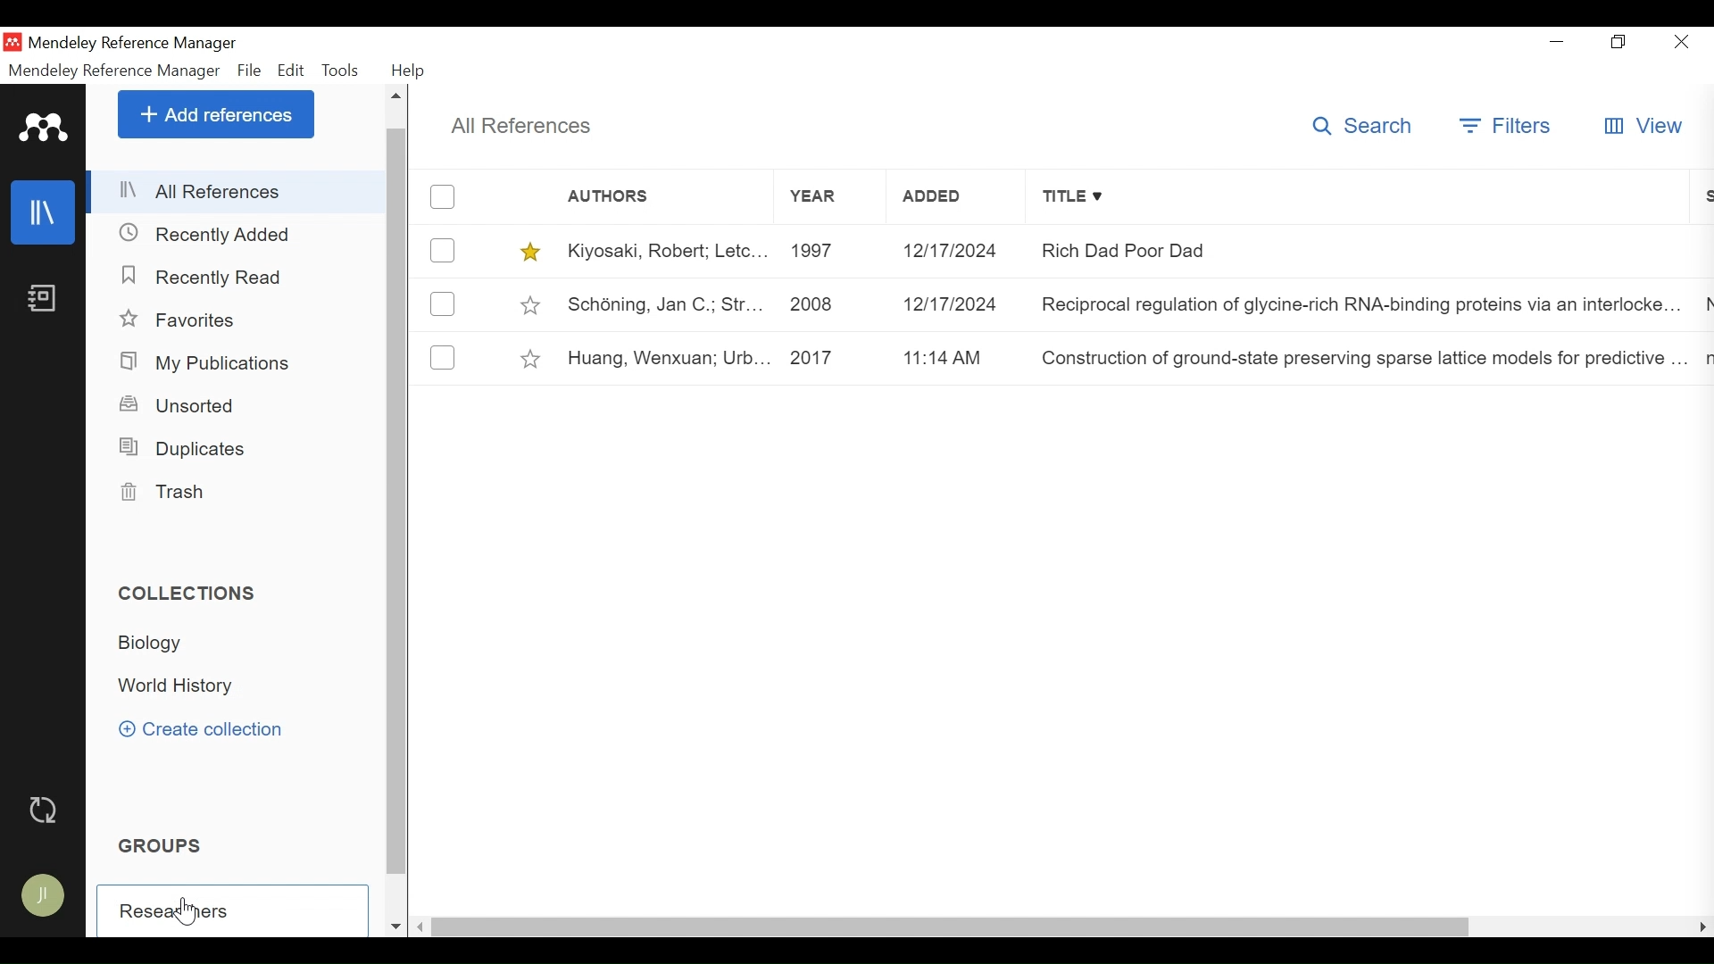  I want to click on toggle Favorites, so click(533, 358).